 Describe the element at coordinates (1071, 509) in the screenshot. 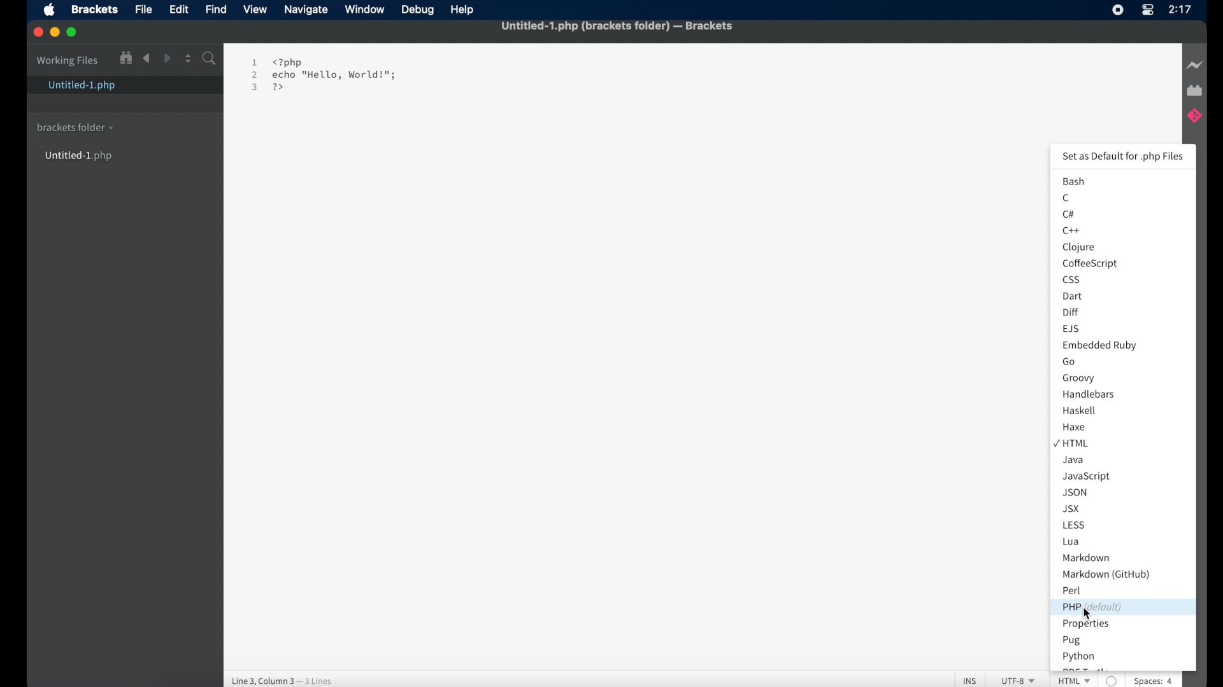

I see `jsx` at that location.